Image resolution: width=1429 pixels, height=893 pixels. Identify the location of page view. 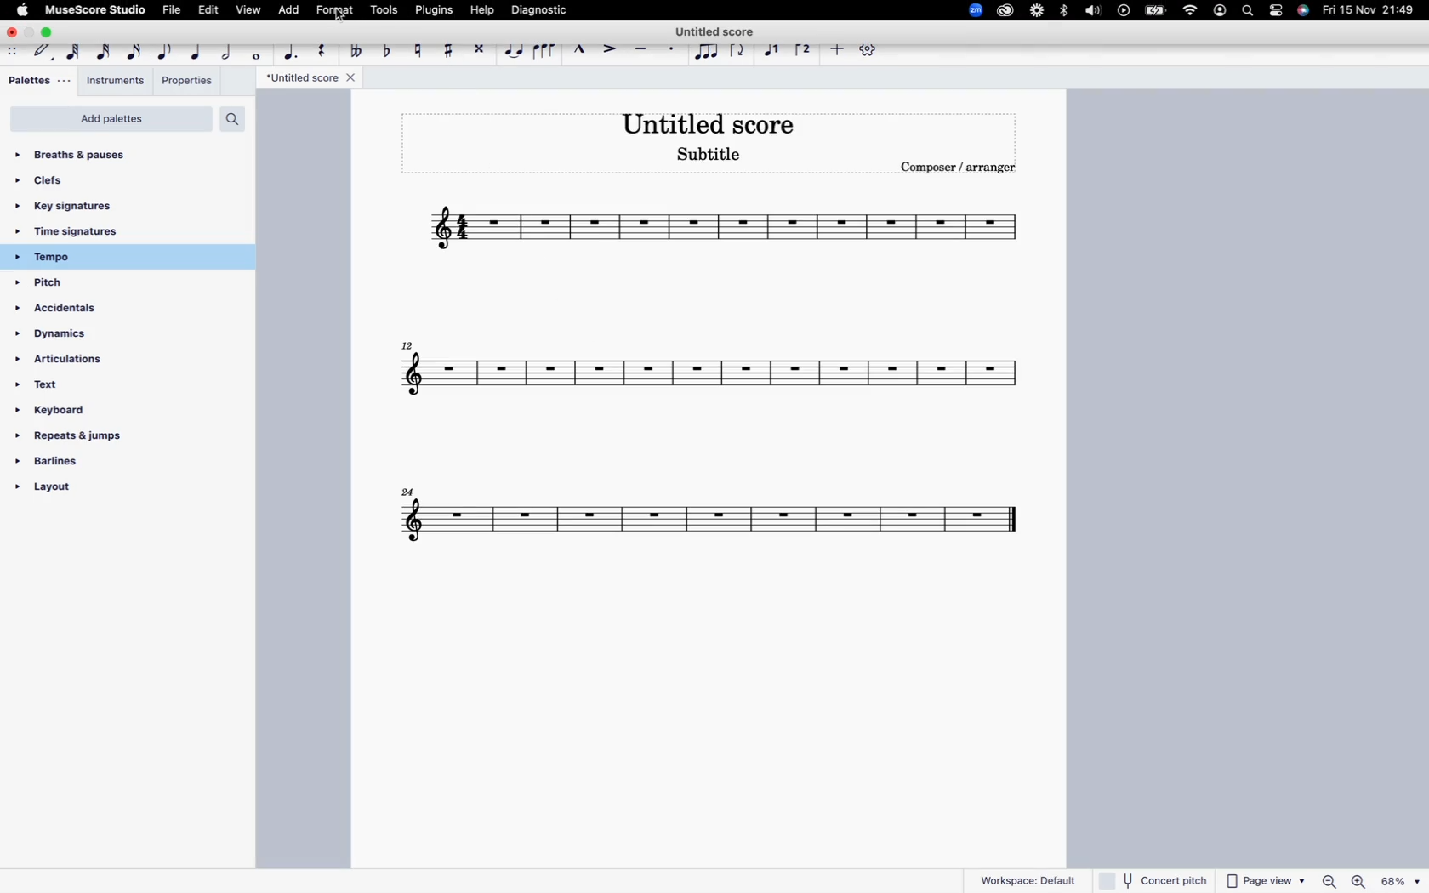
(1265, 880).